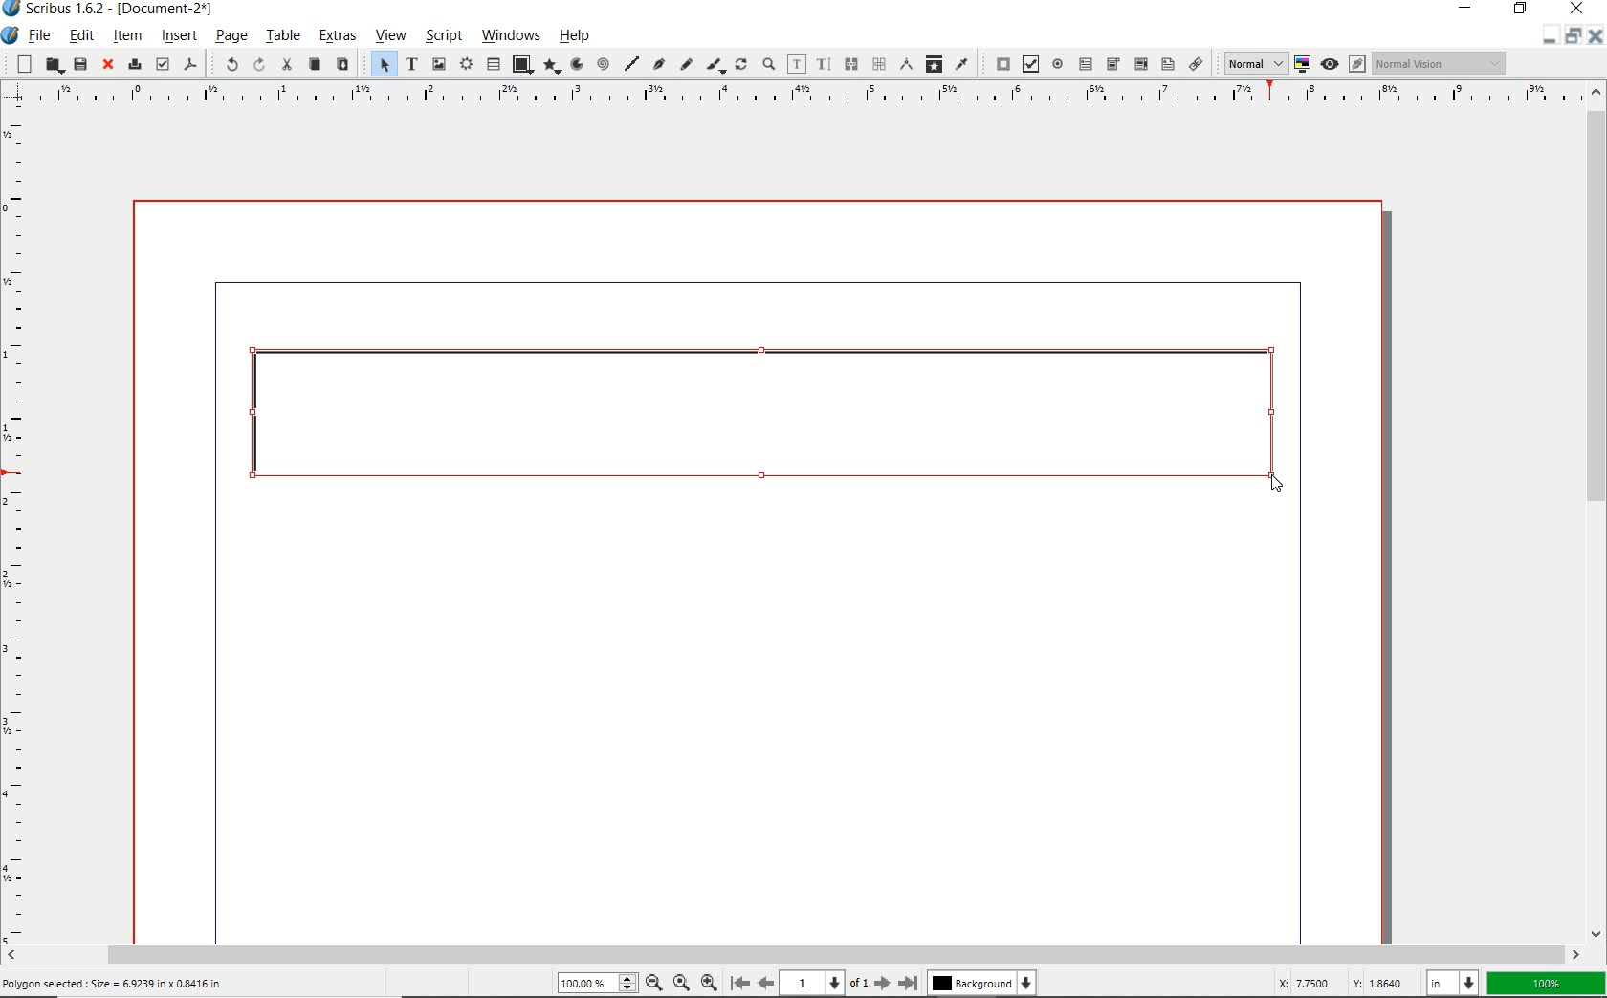  I want to click on pdf list box, so click(1166, 63).